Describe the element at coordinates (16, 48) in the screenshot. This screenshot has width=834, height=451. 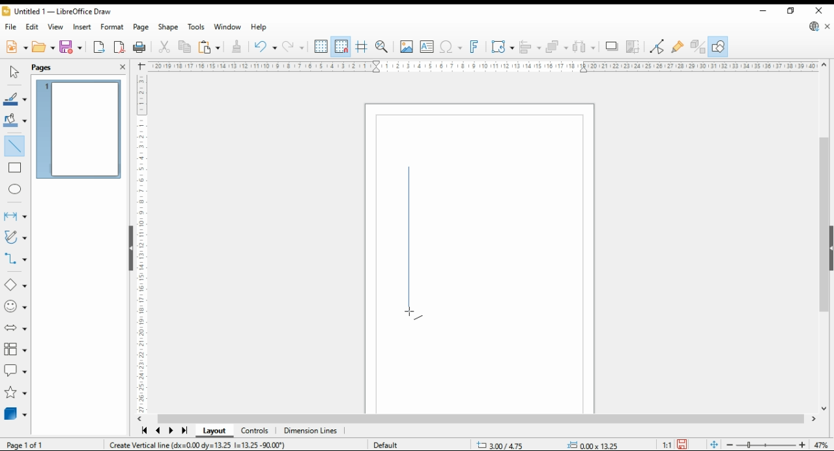
I see `new` at that location.